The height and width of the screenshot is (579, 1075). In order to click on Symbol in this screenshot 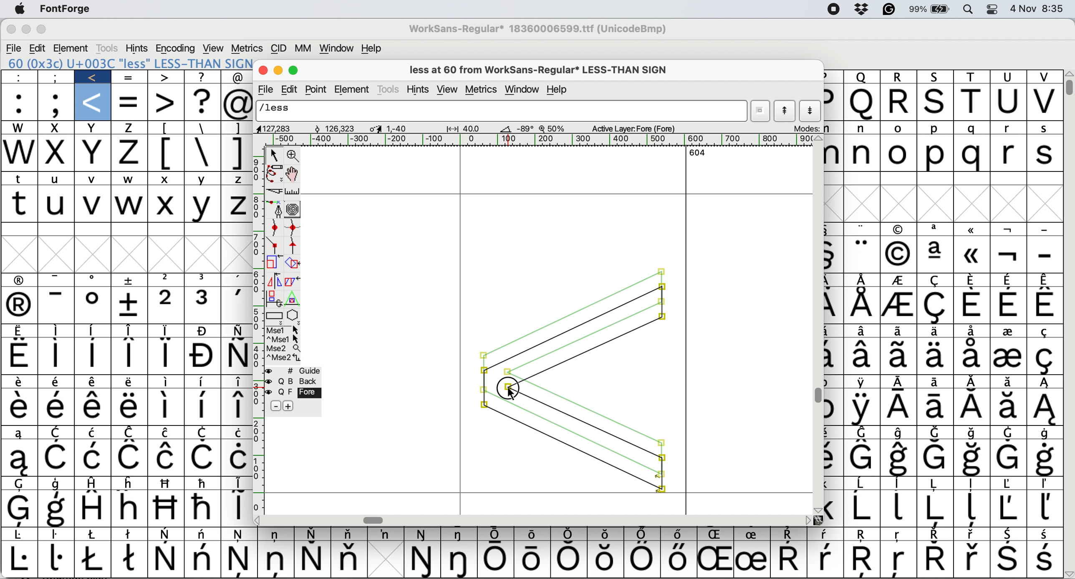, I will do `click(936, 458)`.